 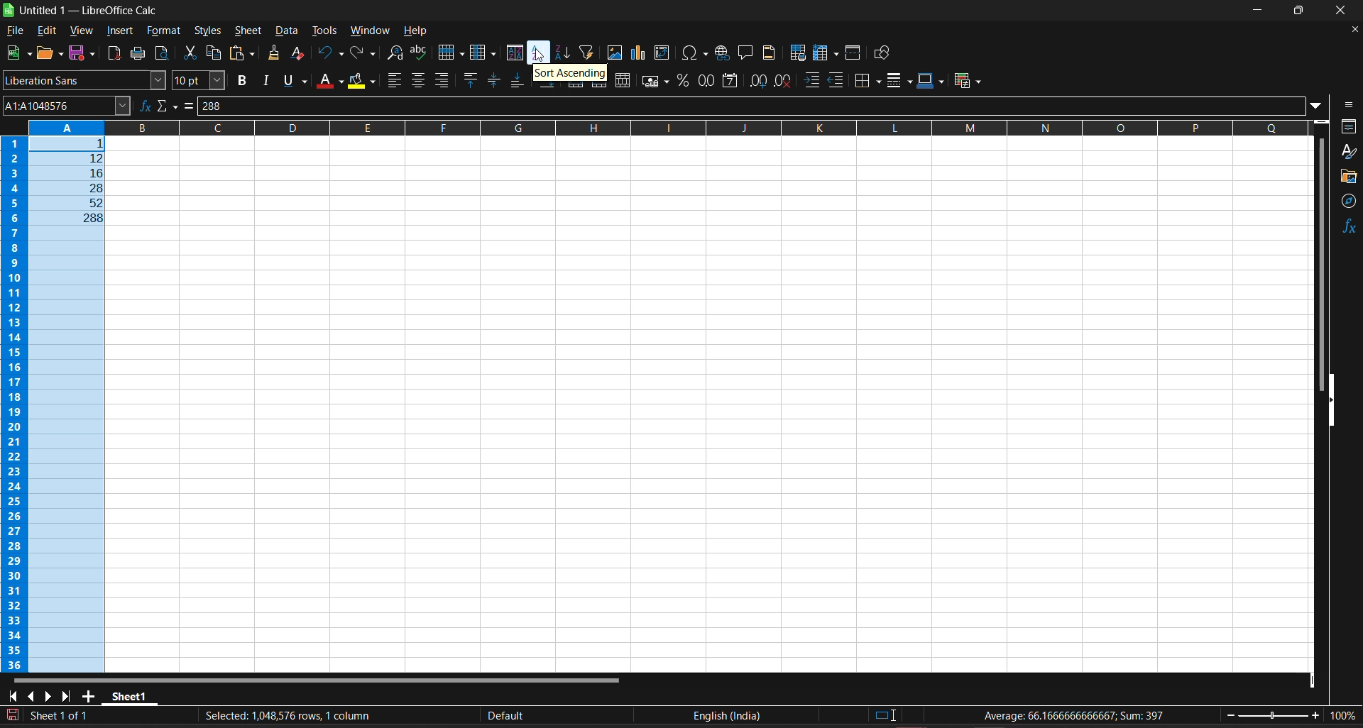 I want to click on selection mode, so click(x=885, y=716).